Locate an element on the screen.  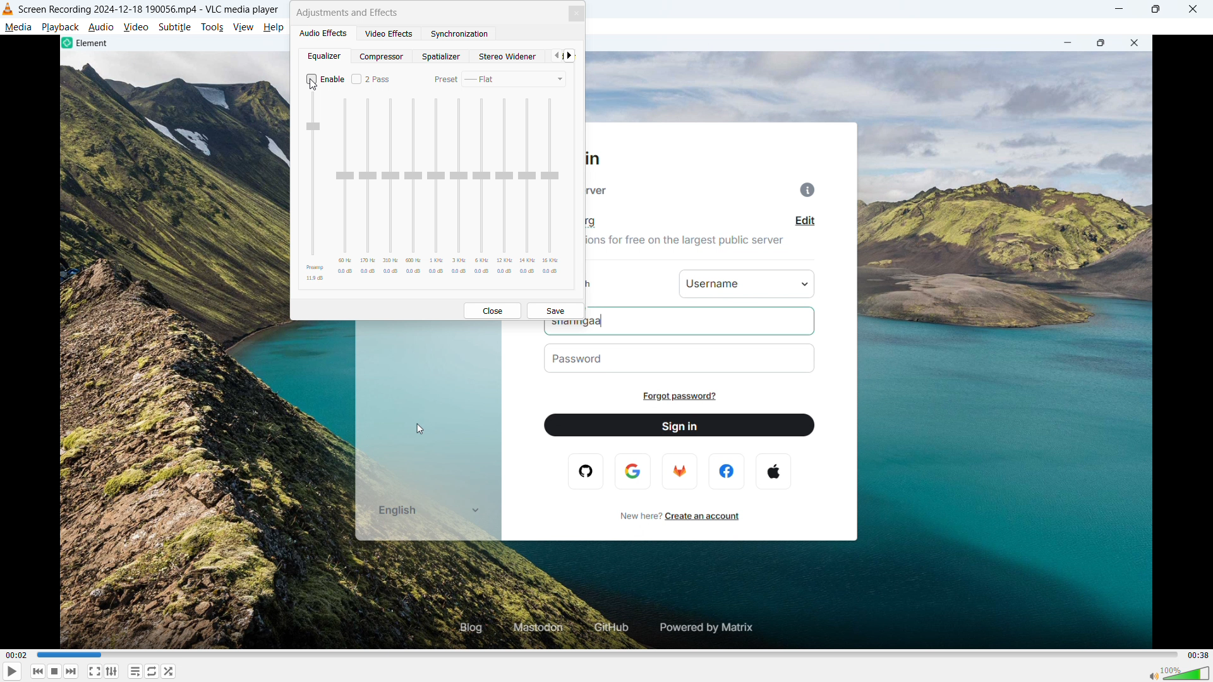
Enable or disable 2 pass is located at coordinates (373, 79).